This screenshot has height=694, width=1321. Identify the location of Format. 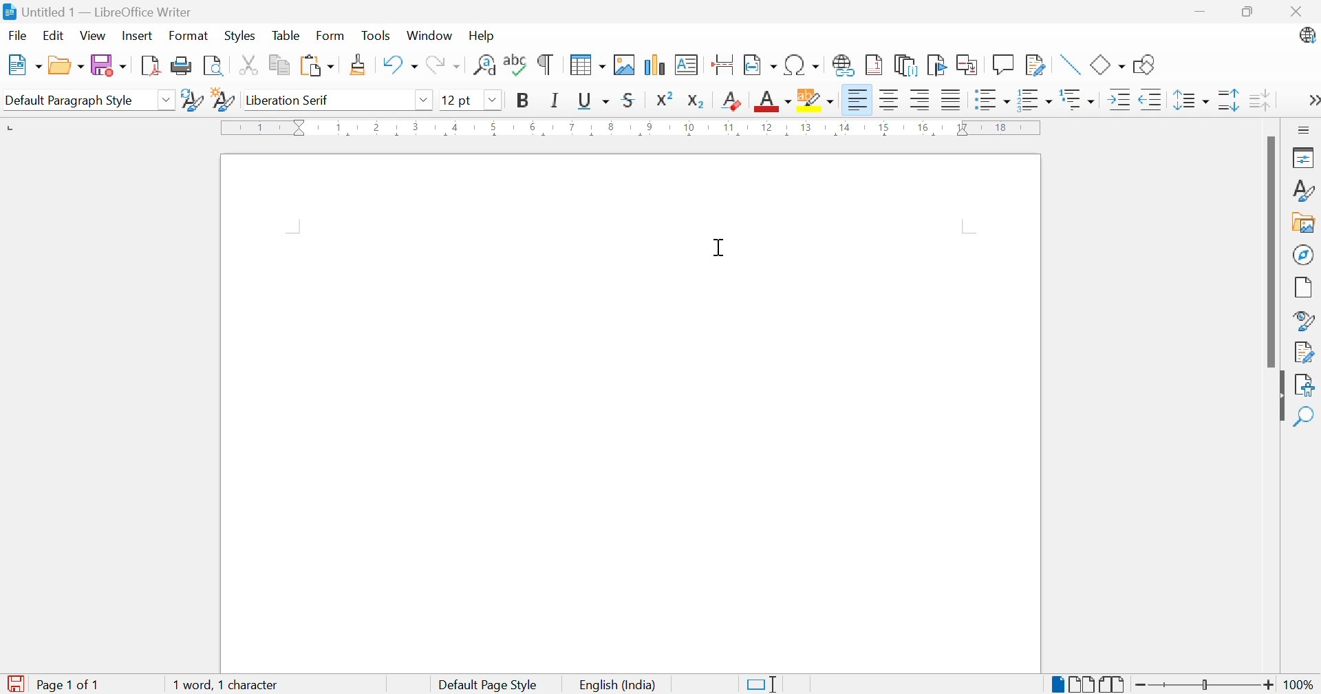
(188, 35).